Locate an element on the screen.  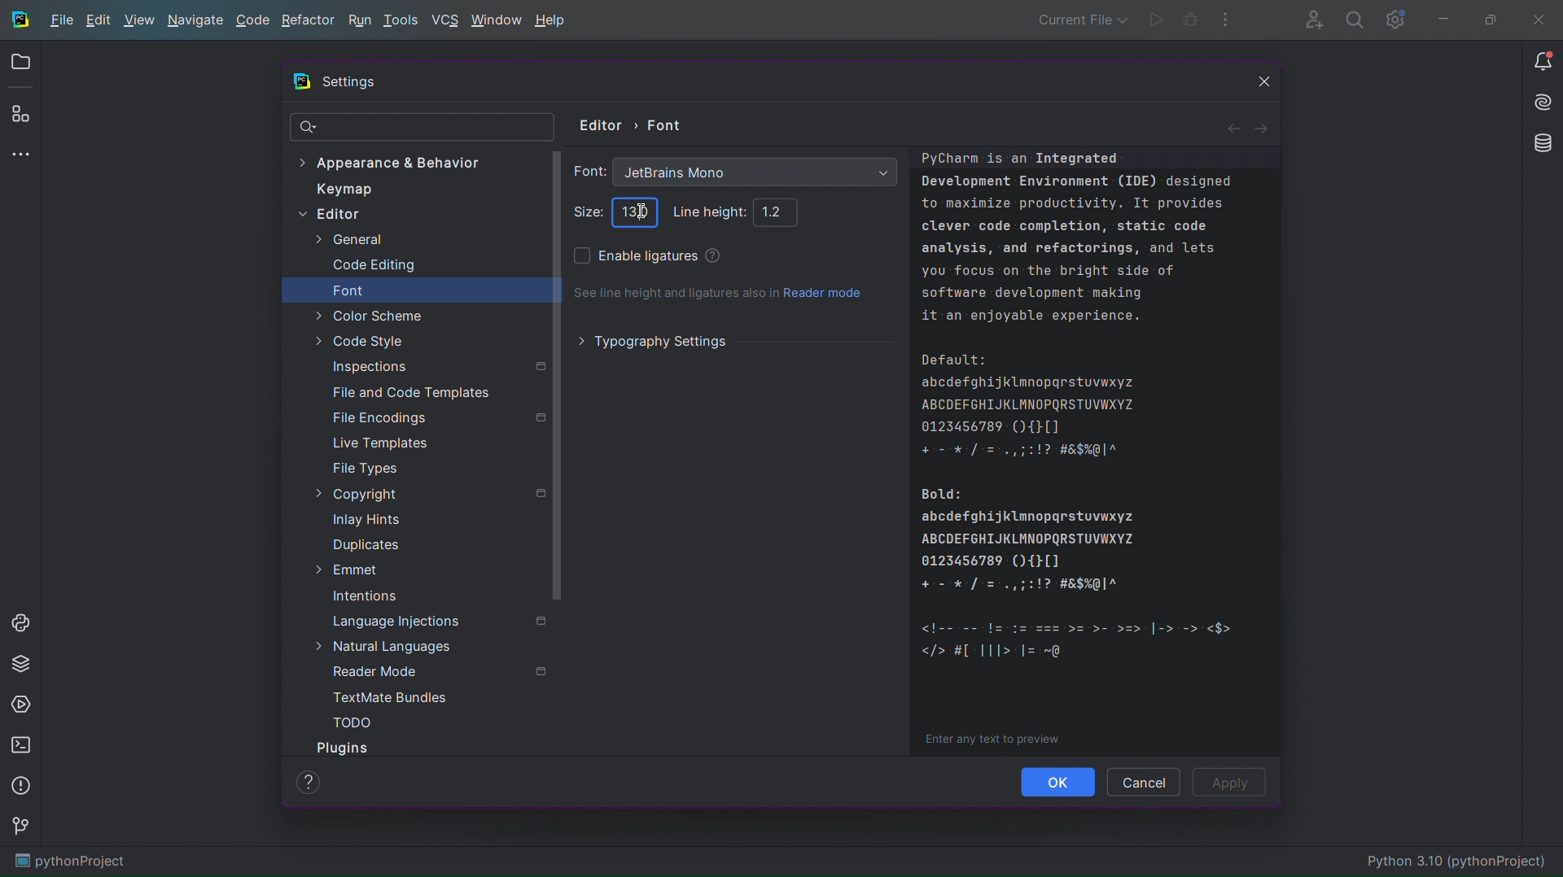
Edit is located at coordinates (97, 21).